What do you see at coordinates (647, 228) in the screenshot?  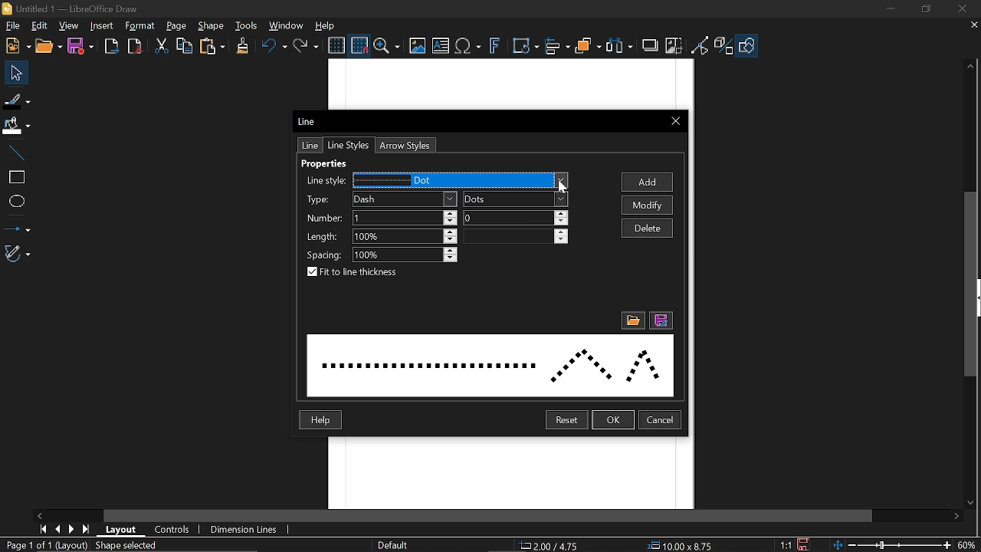 I see `Delete` at bounding box center [647, 228].